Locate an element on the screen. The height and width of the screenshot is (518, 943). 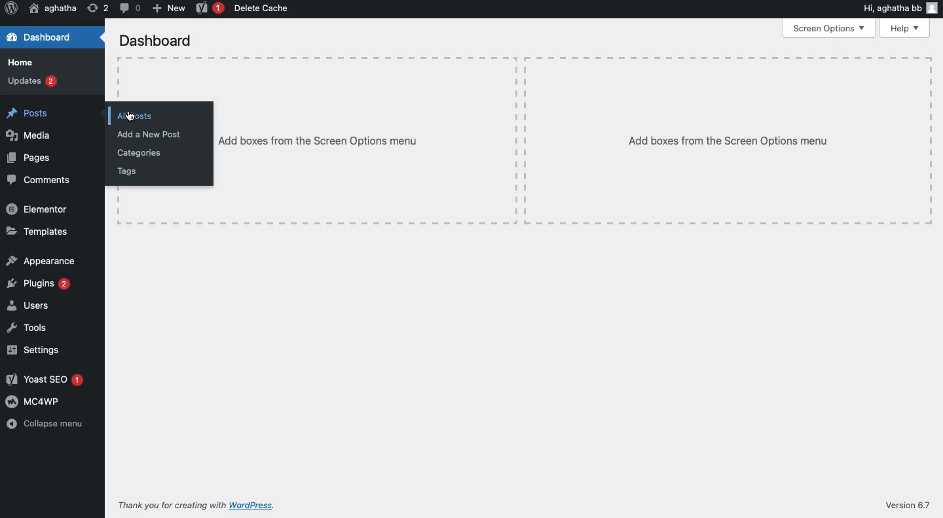
Return is located at coordinates (96, 8).